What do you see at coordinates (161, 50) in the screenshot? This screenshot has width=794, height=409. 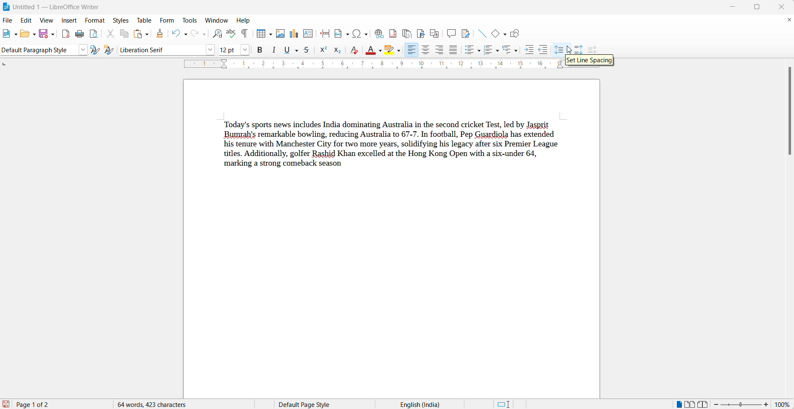 I see `font name` at bounding box center [161, 50].